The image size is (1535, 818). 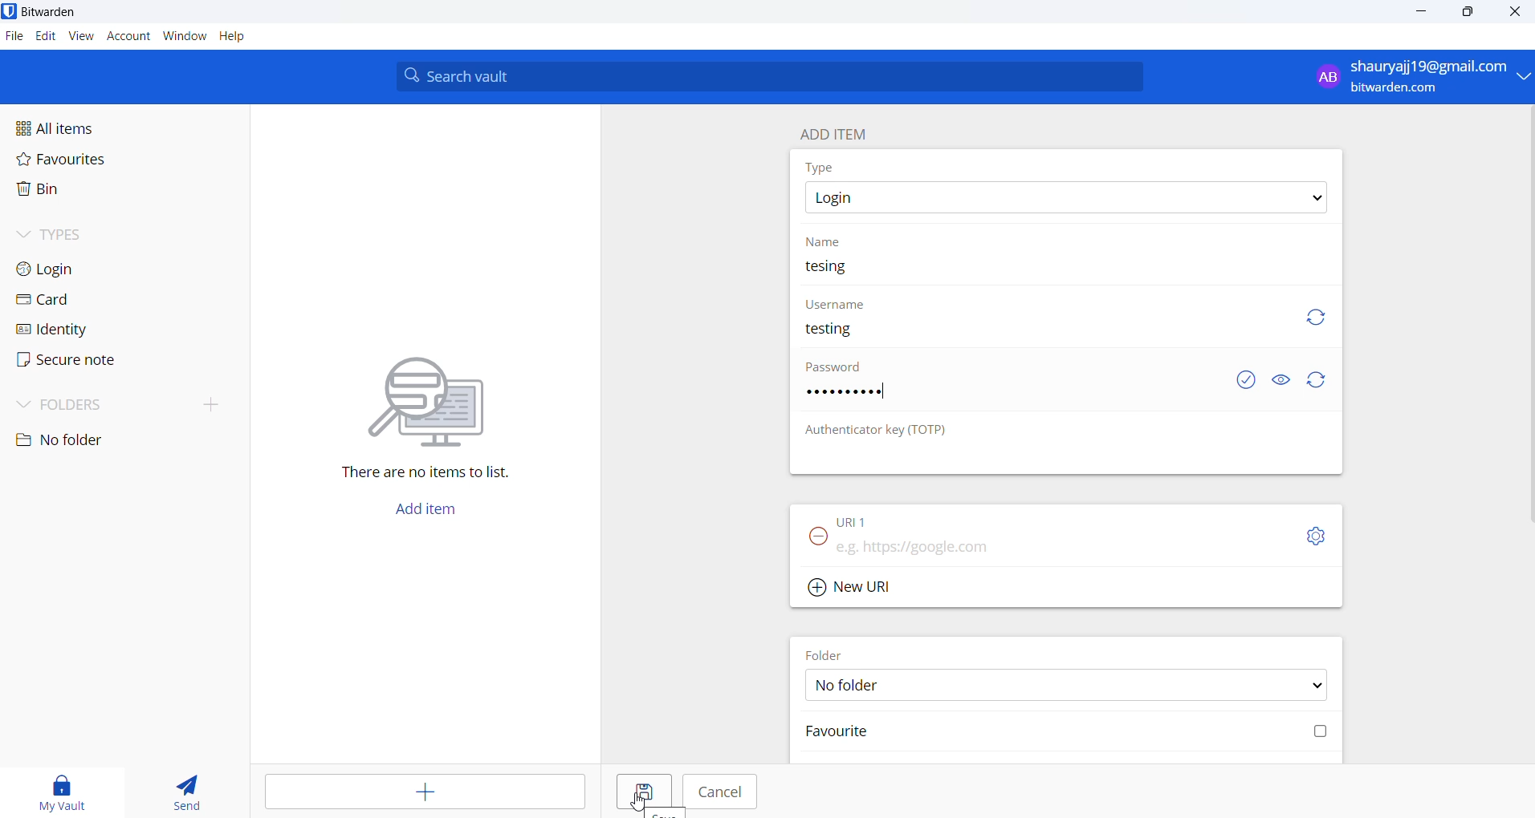 What do you see at coordinates (242, 38) in the screenshot?
I see `Help` at bounding box center [242, 38].